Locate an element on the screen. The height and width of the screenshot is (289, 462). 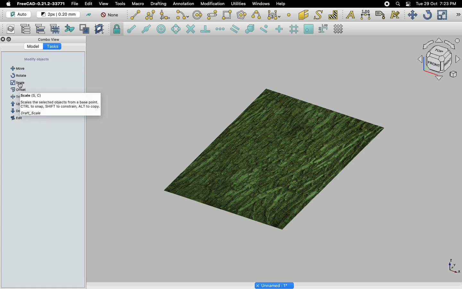
View is located at coordinates (102, 4).